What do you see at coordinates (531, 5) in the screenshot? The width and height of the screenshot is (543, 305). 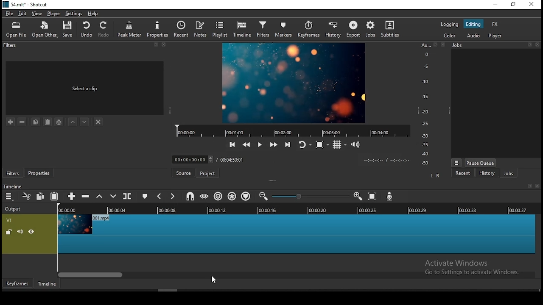 I see `close window` at bounding box center [531, 5].